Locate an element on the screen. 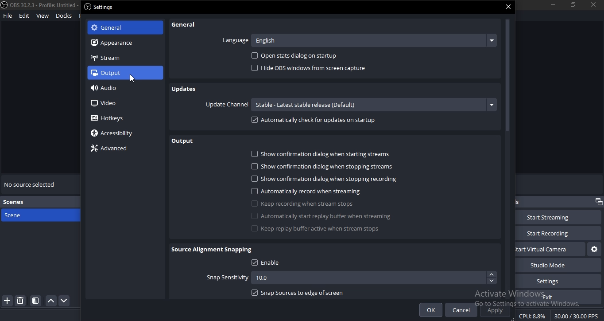 The width and height of the screenshot is (604, 321). keep recording when stream stops is located at coordinates (306, 204).